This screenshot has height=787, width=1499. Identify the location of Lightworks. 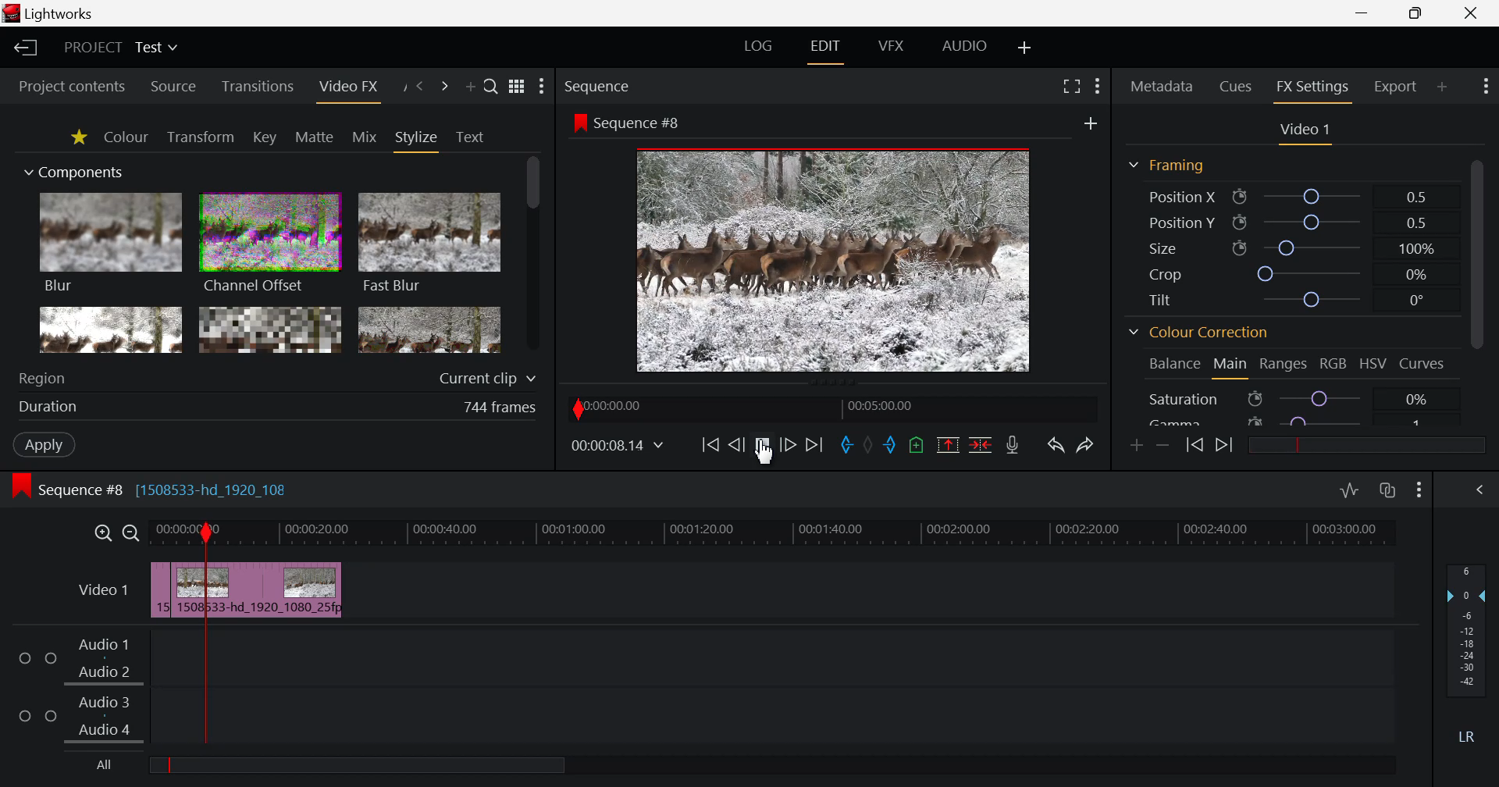
(52, 13).